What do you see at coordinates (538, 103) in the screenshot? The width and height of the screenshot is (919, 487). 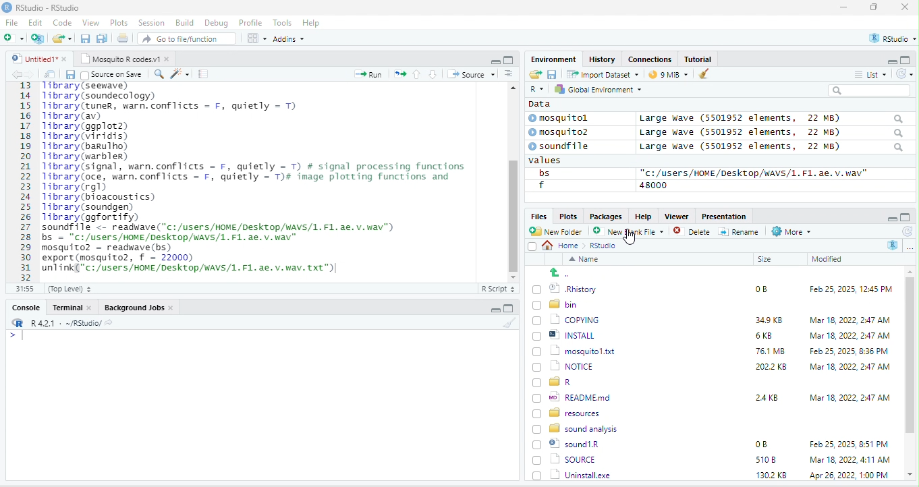 I see `data` at bounding box center [538, 103].